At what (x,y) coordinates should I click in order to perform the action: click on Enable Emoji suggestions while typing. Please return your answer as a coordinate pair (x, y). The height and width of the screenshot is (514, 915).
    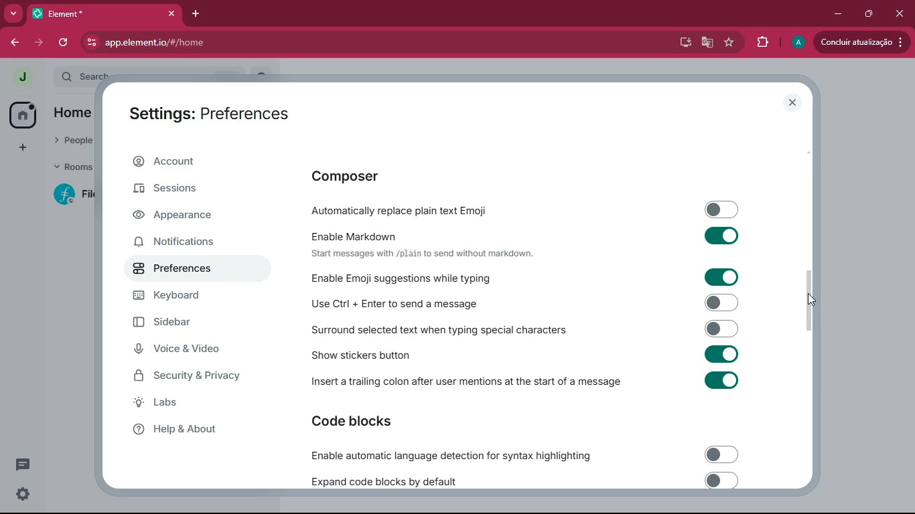
    Looking at the image, I should click on (531, 276).